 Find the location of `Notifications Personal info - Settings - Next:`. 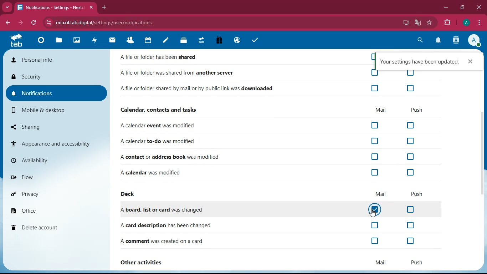

Notifications Personal info - Settings - Next: is located at coordinates (50, 7).